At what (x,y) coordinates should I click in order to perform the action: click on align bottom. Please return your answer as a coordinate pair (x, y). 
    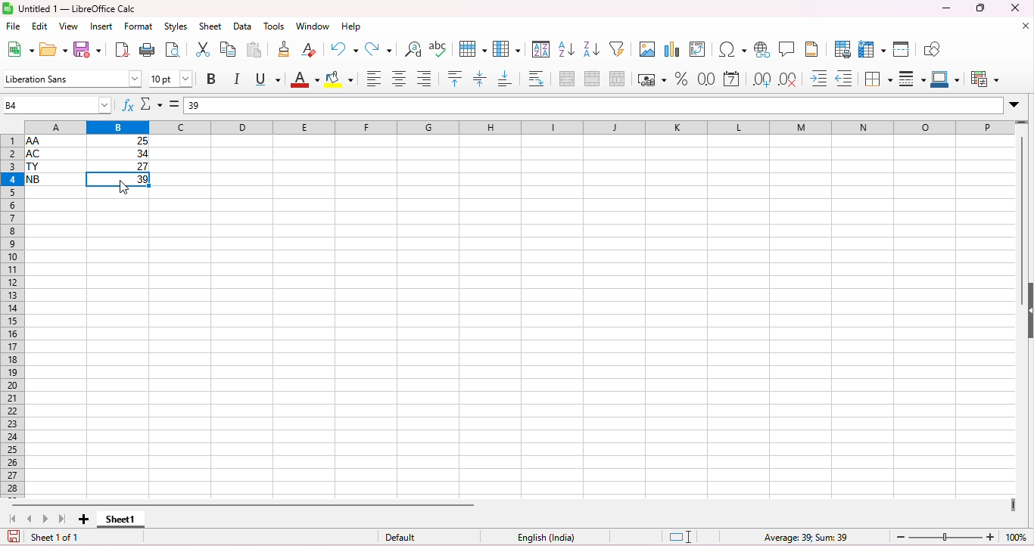
    Looking at the image, I should click on (424, 78).